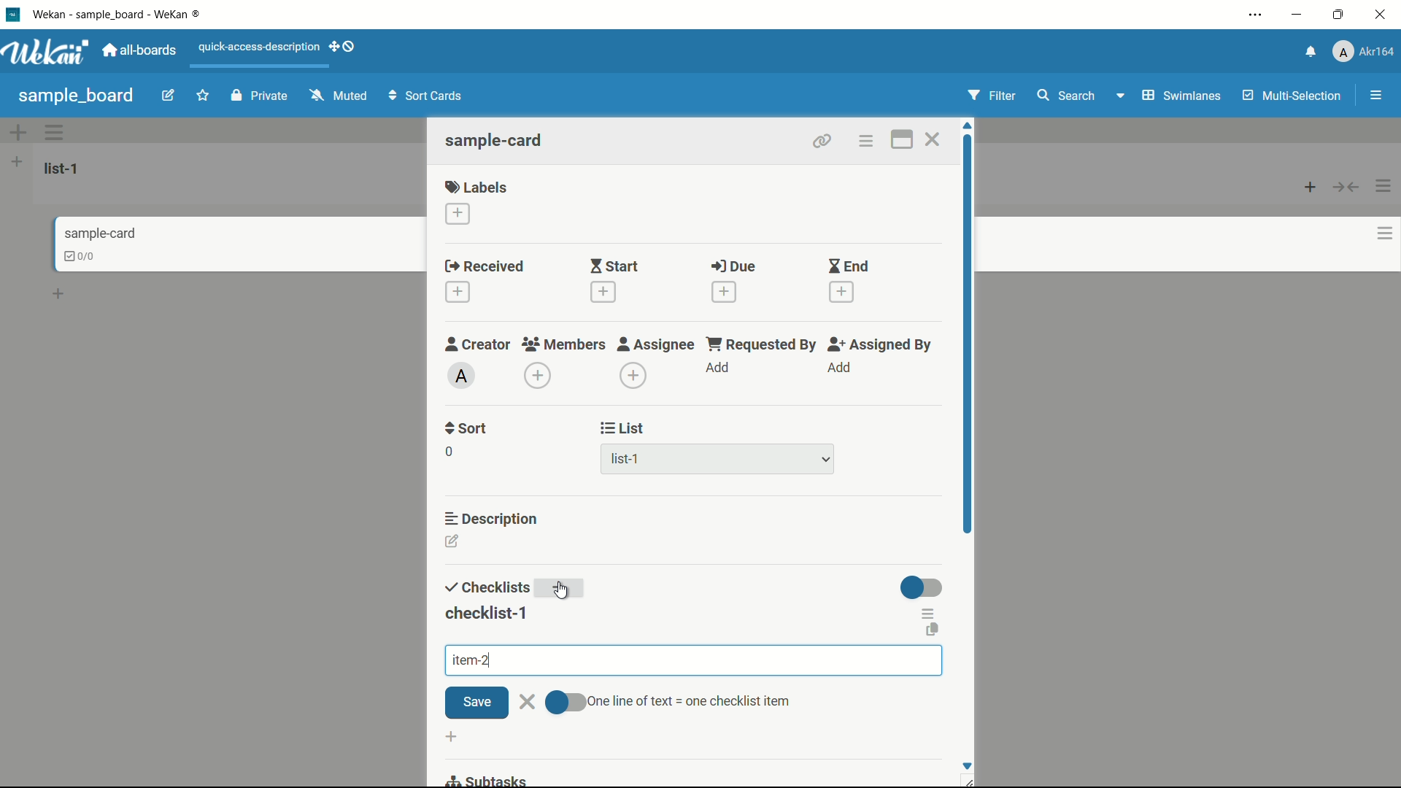  What do you see at coordinates (462, 376) in the screenshot?
I see `admin` at bounding box center [462, 376].